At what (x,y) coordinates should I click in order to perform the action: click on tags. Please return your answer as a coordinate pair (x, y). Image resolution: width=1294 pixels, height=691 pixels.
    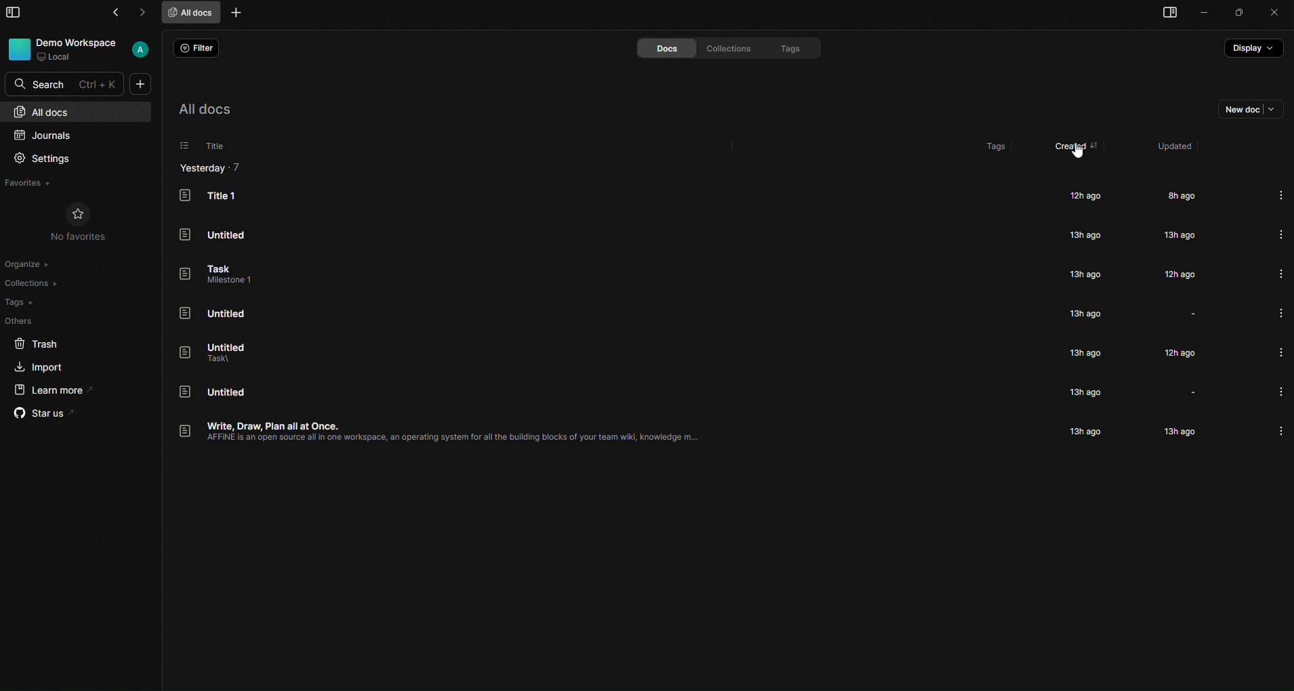
    Looking at the image, I should click on (24, 302).